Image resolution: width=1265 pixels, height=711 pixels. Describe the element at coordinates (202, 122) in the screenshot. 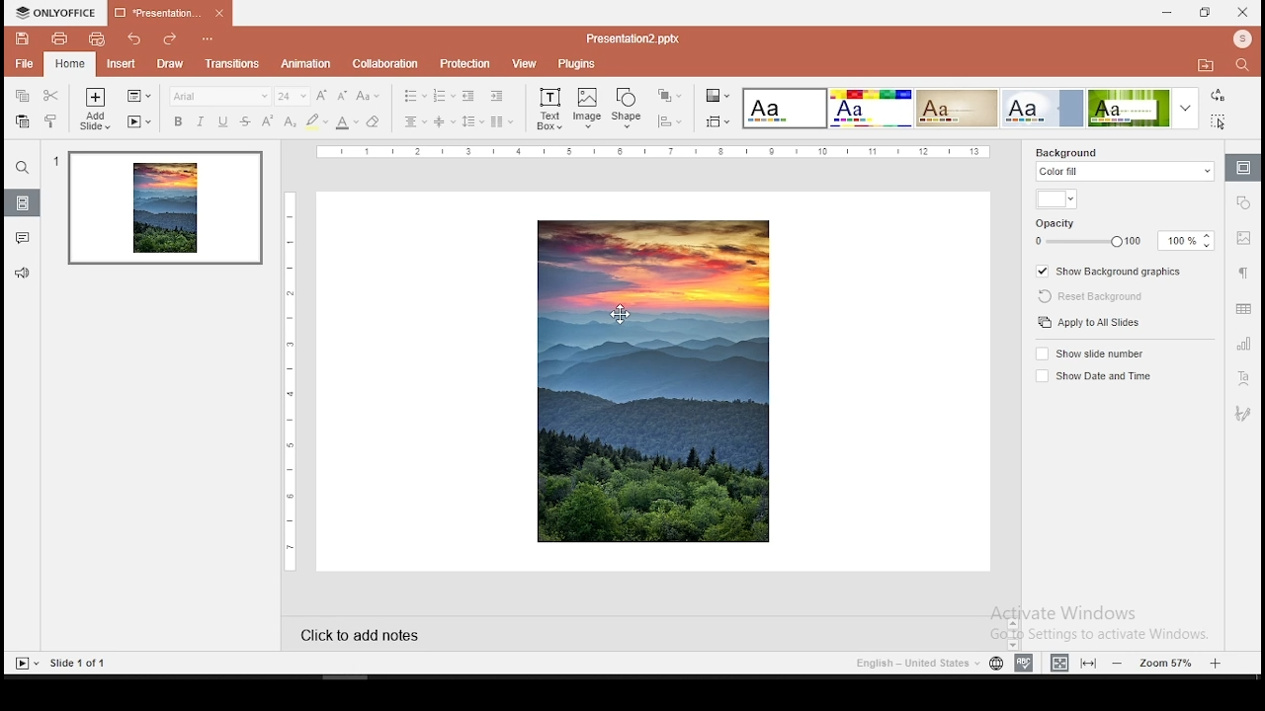

I see `italics` at that location.